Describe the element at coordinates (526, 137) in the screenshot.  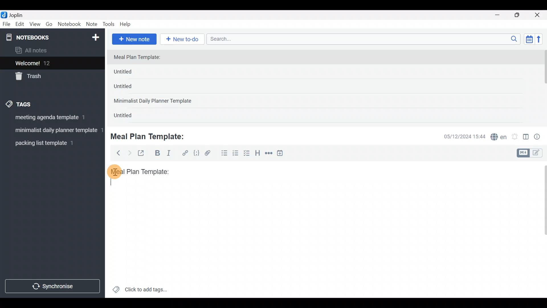
I see `Toggle editor layout` at that location.